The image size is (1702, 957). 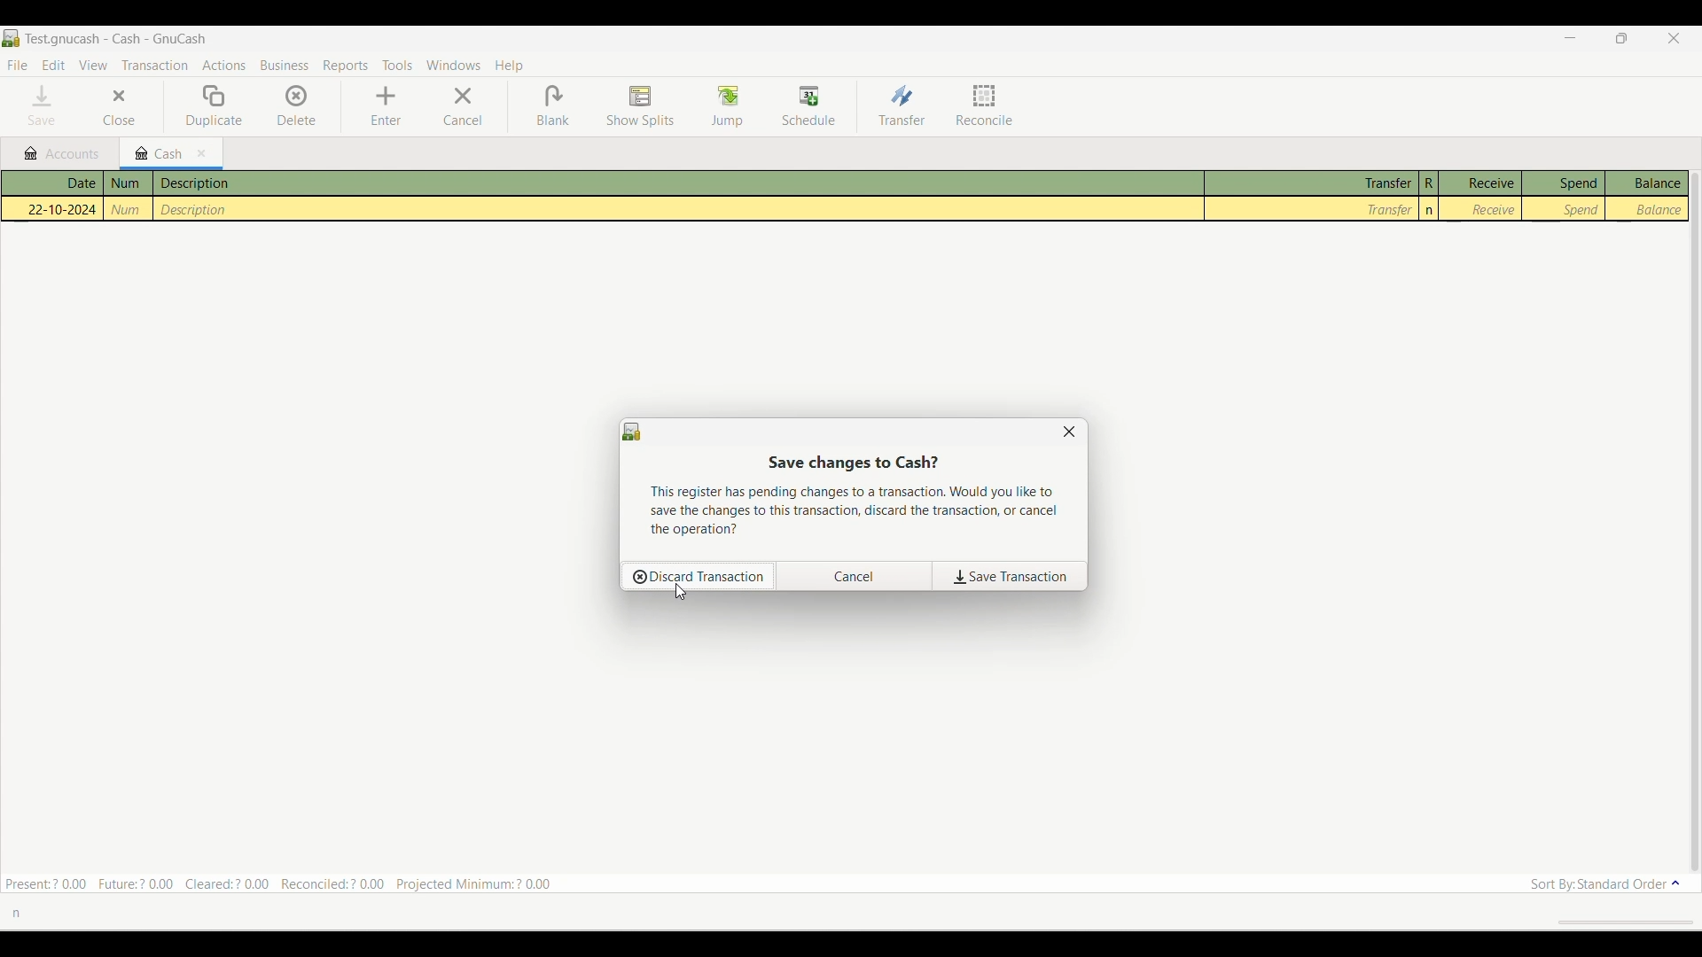 What do you see at coordinates (727, 106) in the screenshot?
I see `Jump` at bounding box center [727, 106].